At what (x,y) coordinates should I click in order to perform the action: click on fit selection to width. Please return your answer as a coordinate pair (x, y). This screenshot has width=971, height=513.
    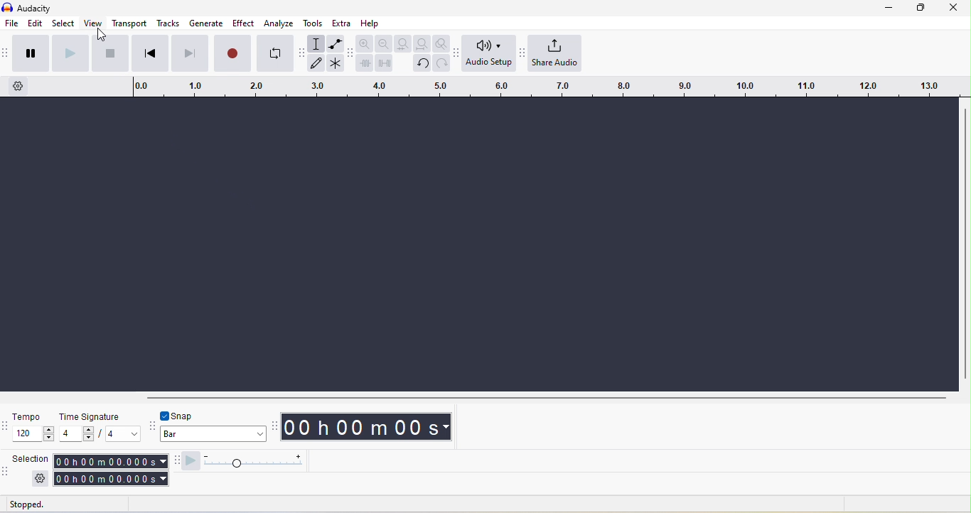
    Looking at the image, I should click on (403, 43).